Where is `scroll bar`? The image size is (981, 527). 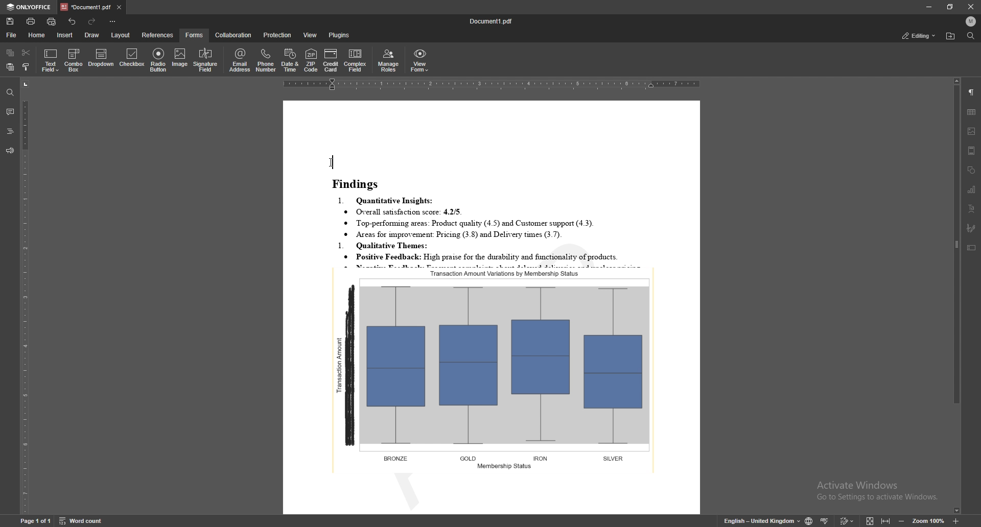
scroll bar is located at coordinates (955, 296).